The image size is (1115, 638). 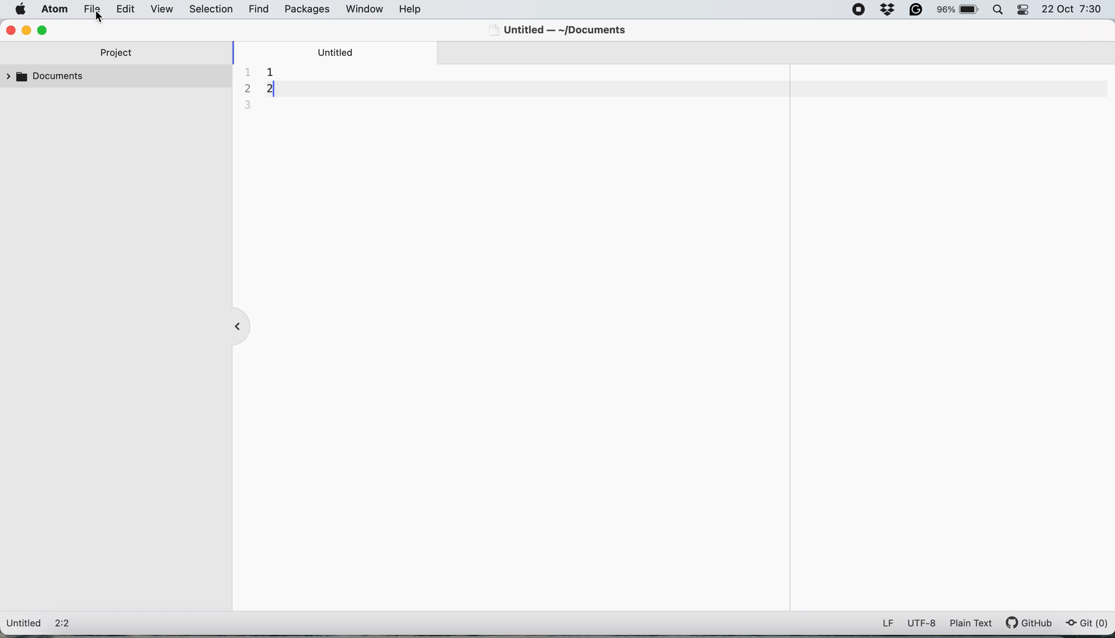 I want to click on git hub, so click(x=1030, y=624).